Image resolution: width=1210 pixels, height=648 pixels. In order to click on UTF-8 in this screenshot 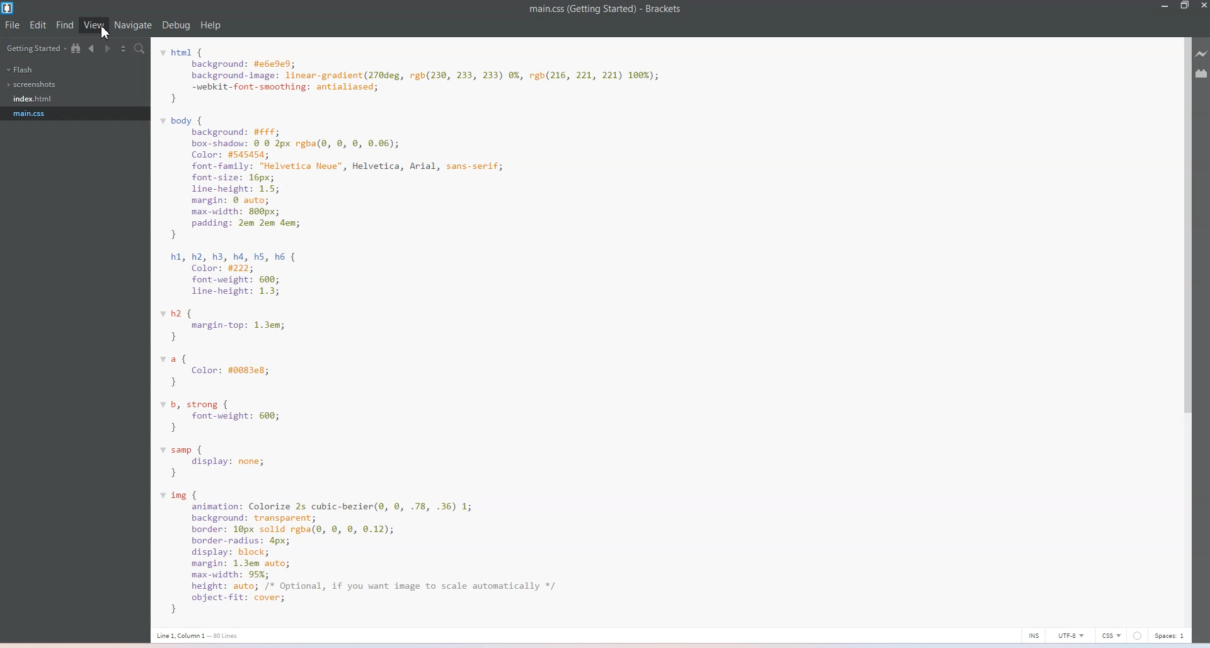, I will do `click(1072, 635)`.